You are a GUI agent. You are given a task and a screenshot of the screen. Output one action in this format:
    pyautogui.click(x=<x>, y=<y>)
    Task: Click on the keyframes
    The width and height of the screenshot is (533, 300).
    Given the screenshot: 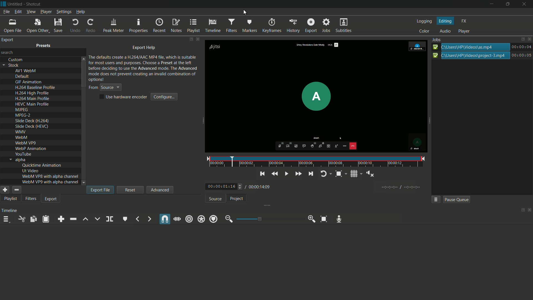 What is the action you would take?
    pyautogui.click(x=272, y=26)
    